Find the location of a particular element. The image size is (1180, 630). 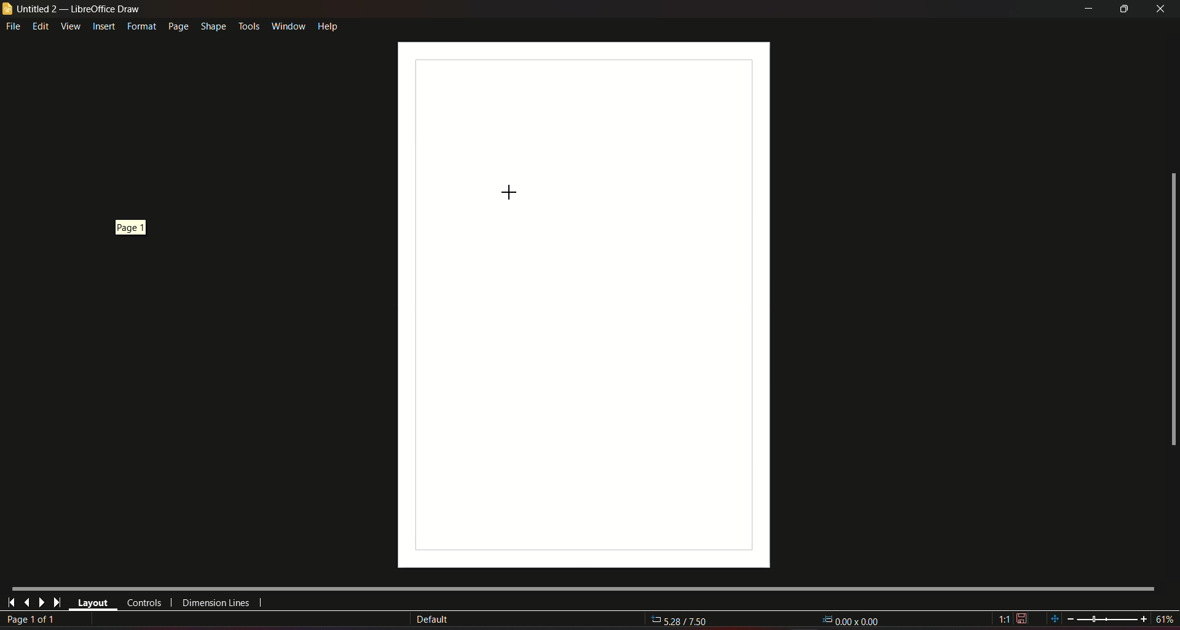

last page is located at coordinates (57, 603).